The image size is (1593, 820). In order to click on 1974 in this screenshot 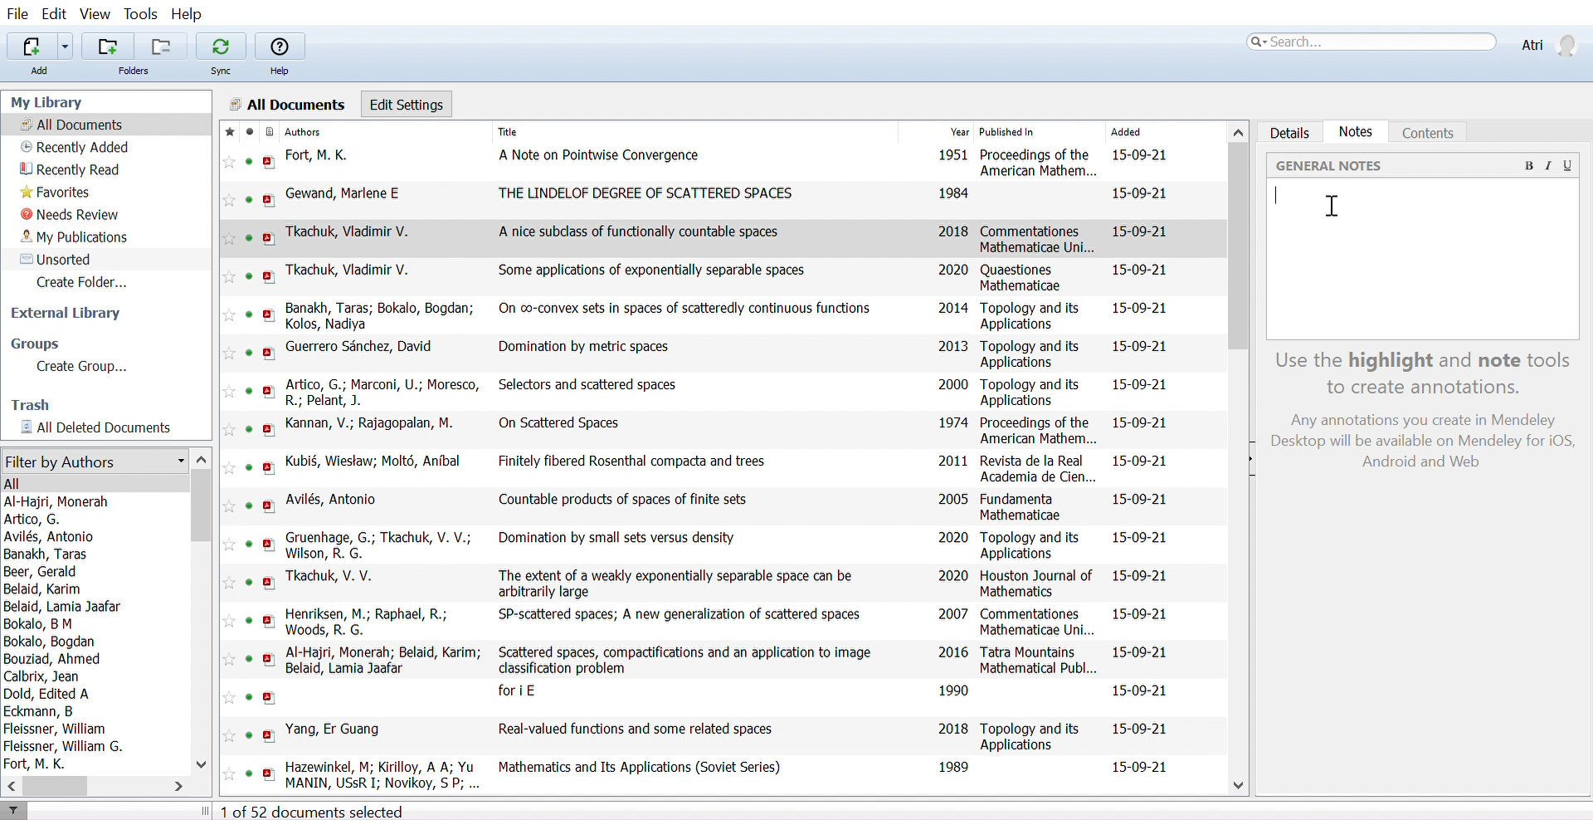, I will do `click(953, 422)`.